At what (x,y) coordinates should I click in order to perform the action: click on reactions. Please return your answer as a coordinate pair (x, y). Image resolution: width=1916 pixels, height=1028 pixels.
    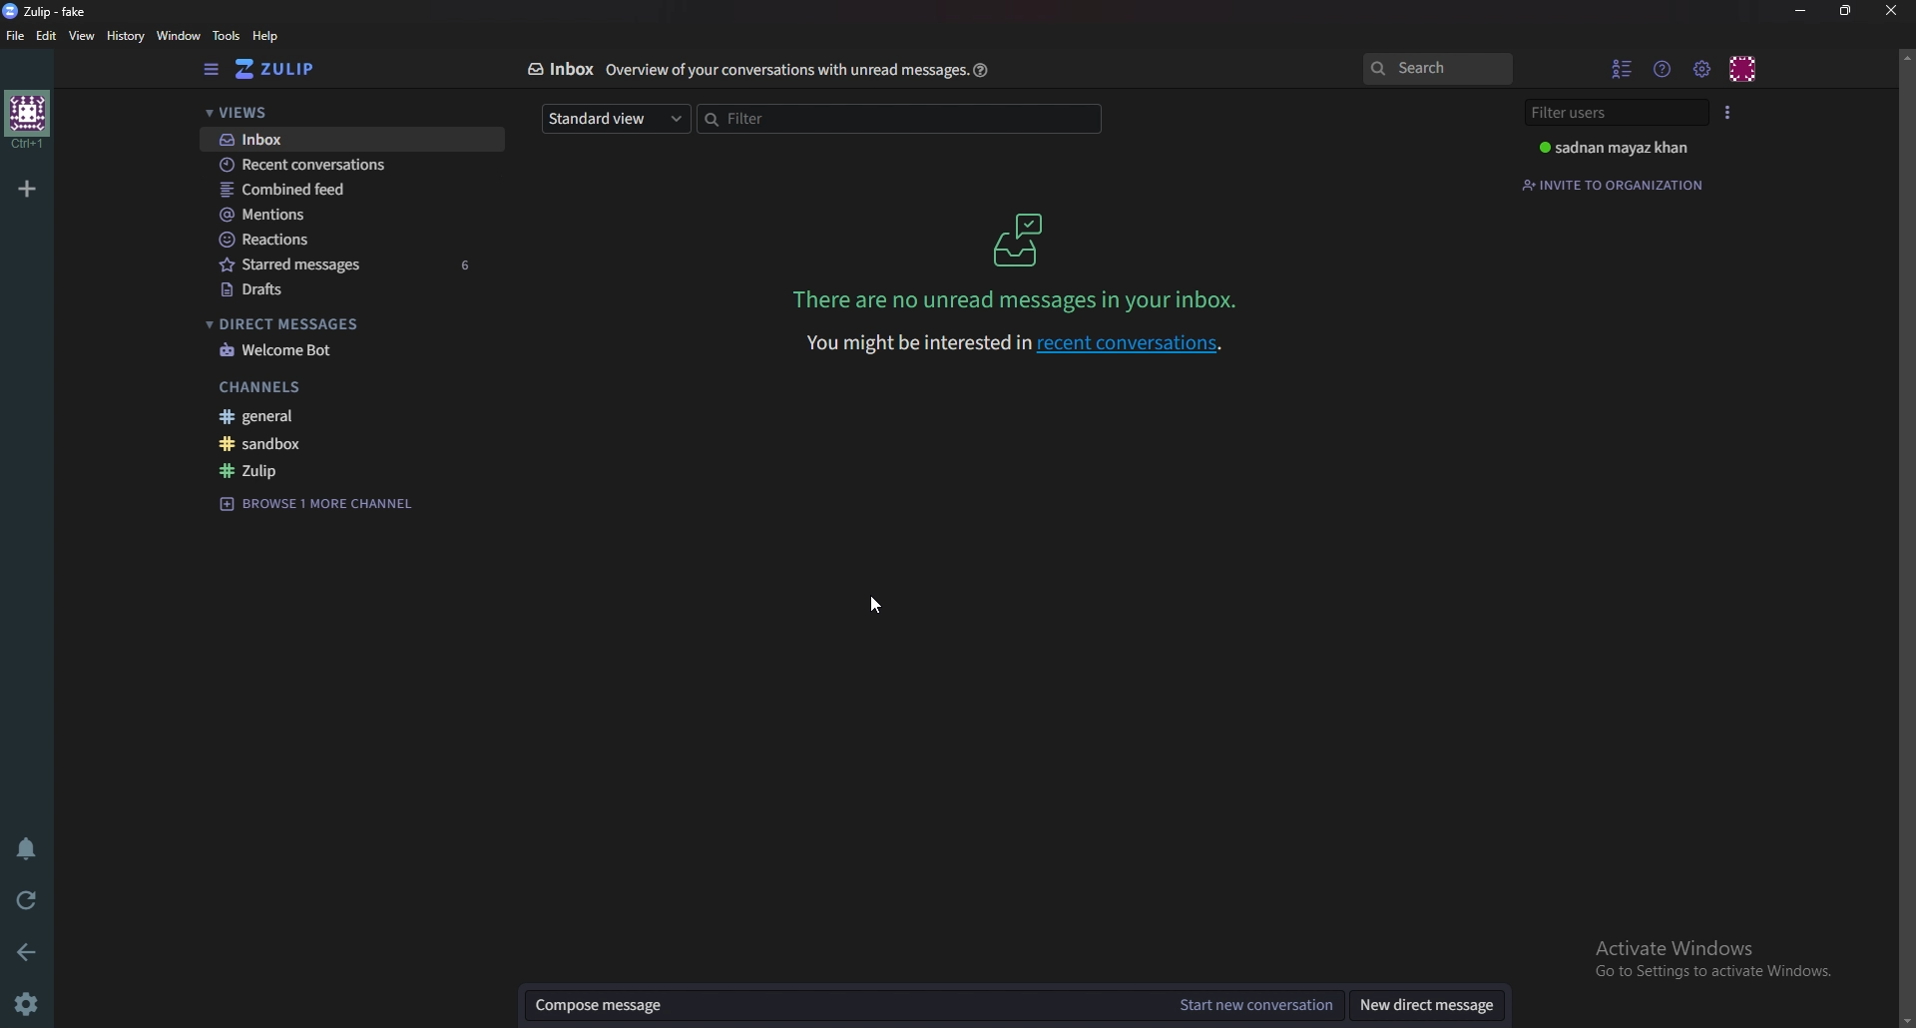
    Looking at the image, I should click on (334, 239).